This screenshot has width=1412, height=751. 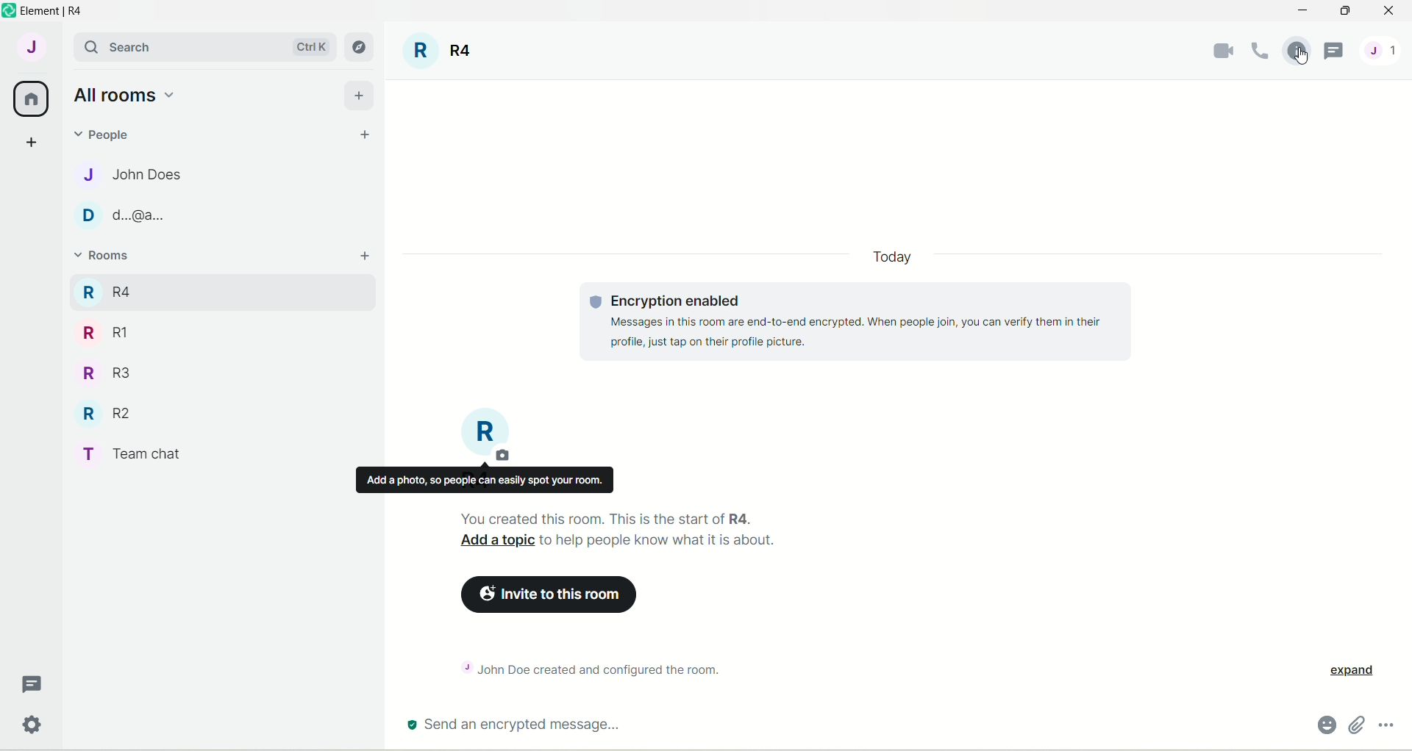 What do you see at coordinates (360, 47) in the screenshot?
I see `explore rooms` at bounding box center [360, 47].